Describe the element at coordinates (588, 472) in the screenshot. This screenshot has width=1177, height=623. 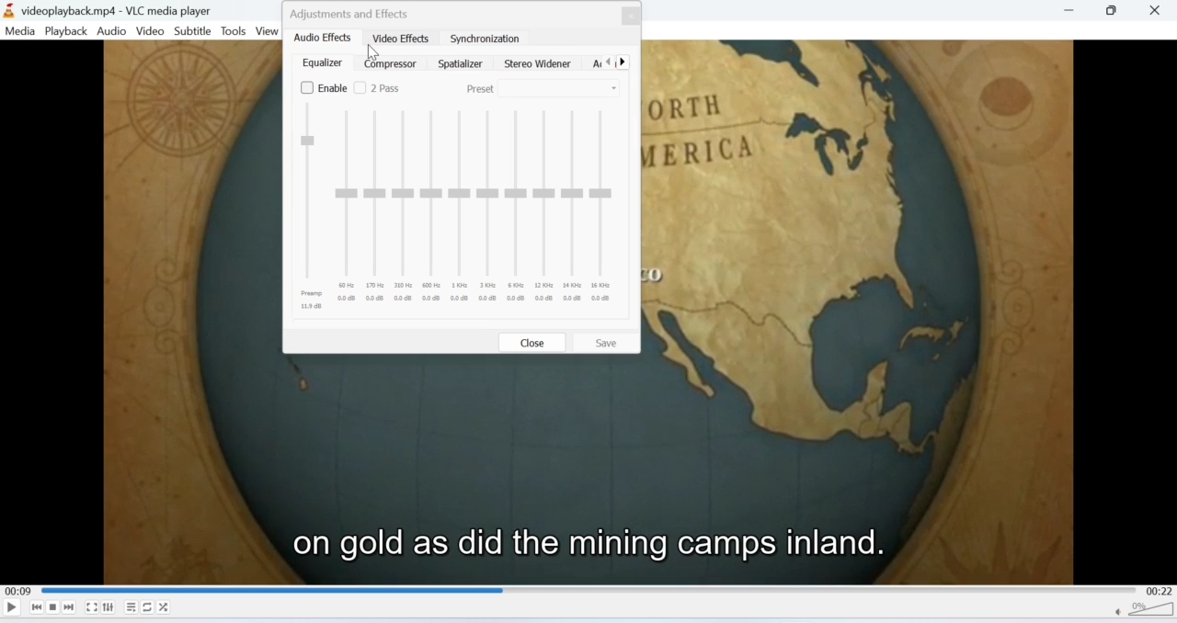
I see `Video playback` at that location.